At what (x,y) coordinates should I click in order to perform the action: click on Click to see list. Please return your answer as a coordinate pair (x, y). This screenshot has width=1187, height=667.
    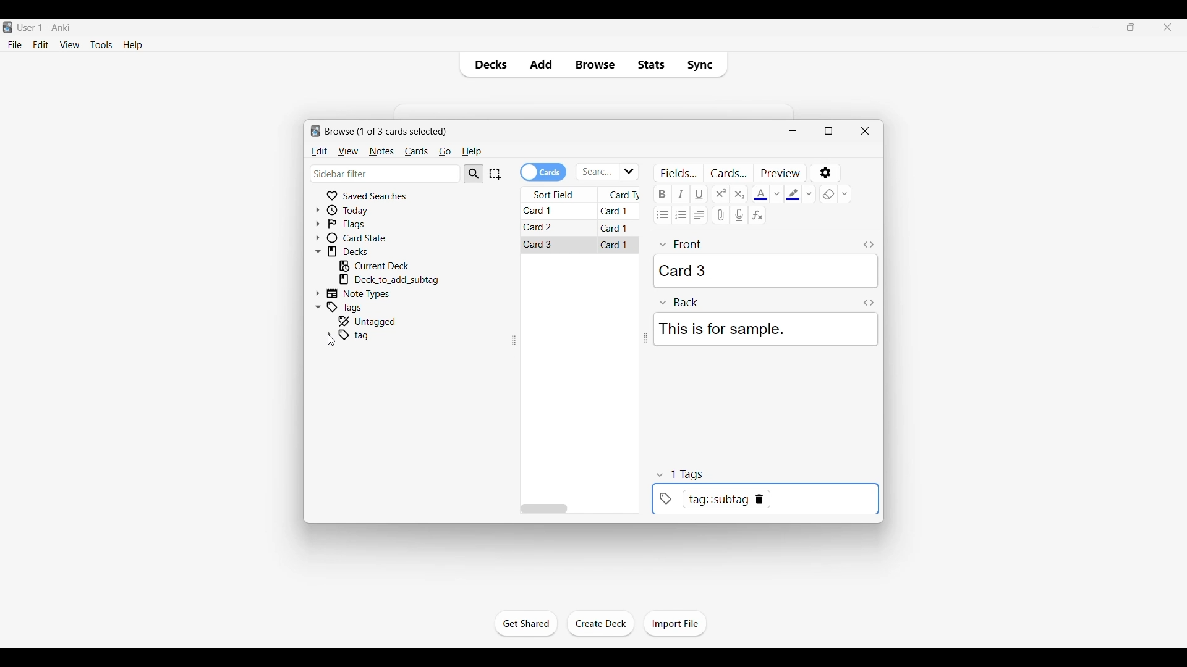
    Looking at the image, I should click on (630, 172).